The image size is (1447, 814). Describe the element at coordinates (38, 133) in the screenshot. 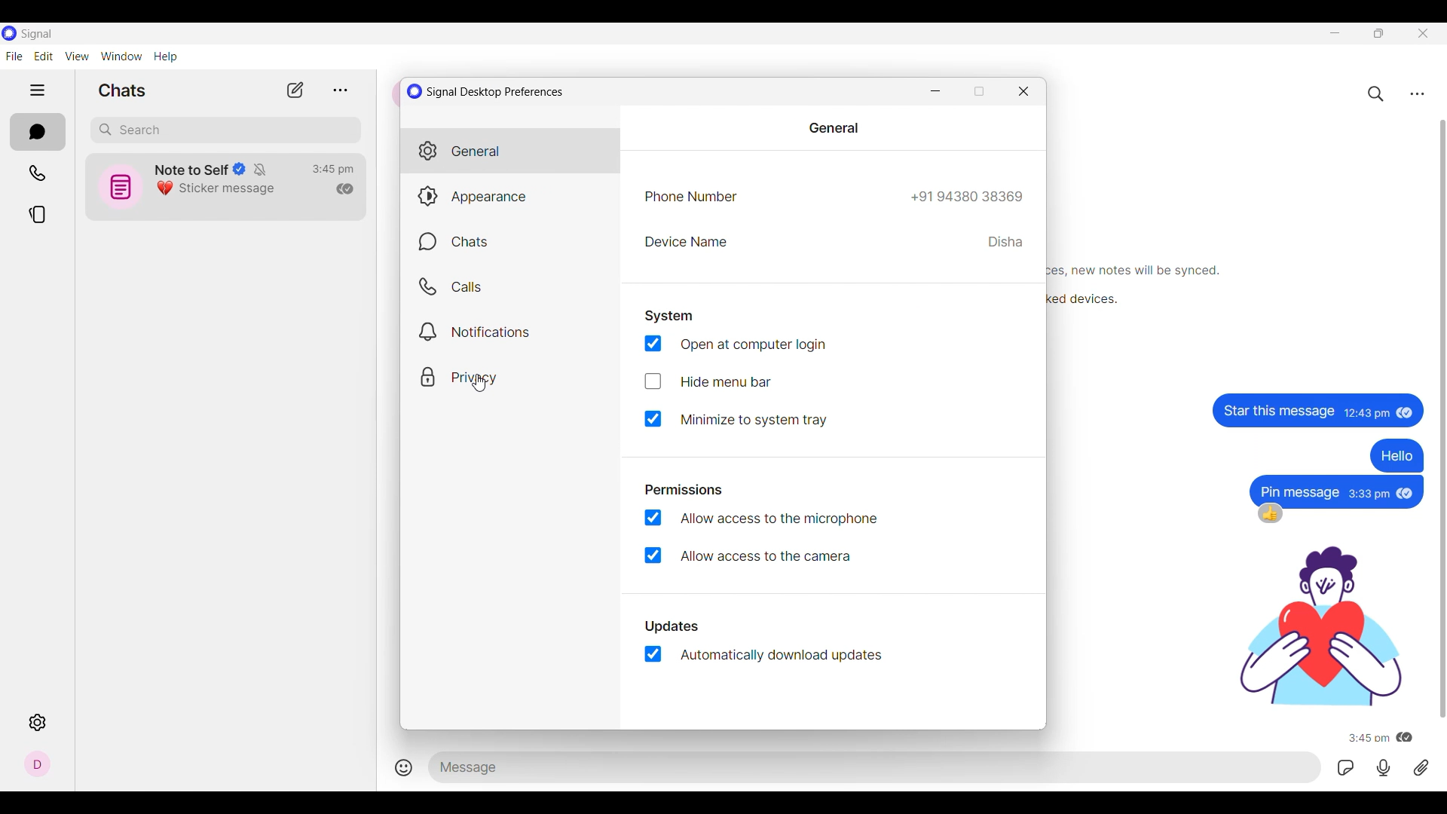

I see `Chats, current section highlighted` at that location.